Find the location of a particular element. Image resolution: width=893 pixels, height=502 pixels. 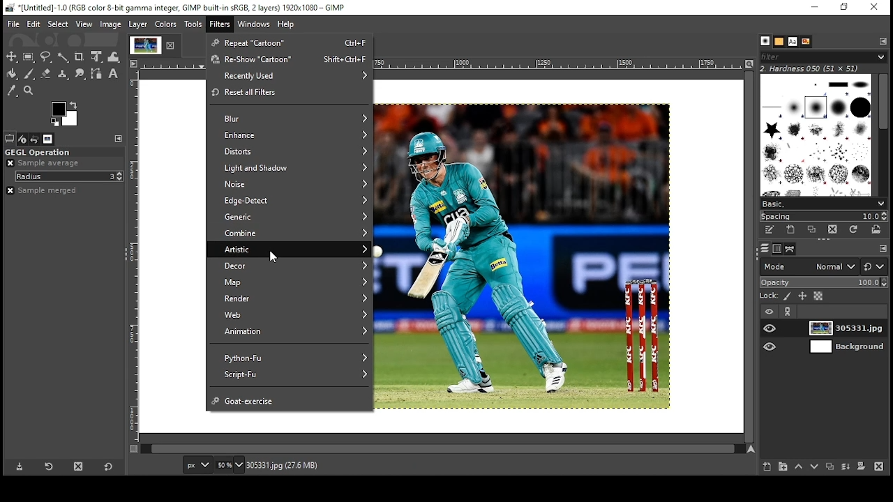

map is located at coordinates (291, 282).